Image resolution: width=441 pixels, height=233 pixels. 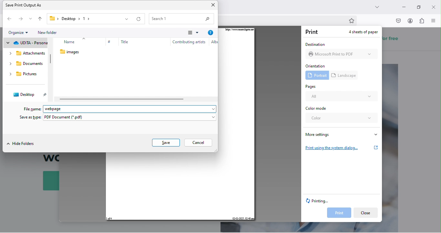 What do you see at coordinates (317, 66) in the screenshot?
I see `orientation` at bounding box center [317, 66].